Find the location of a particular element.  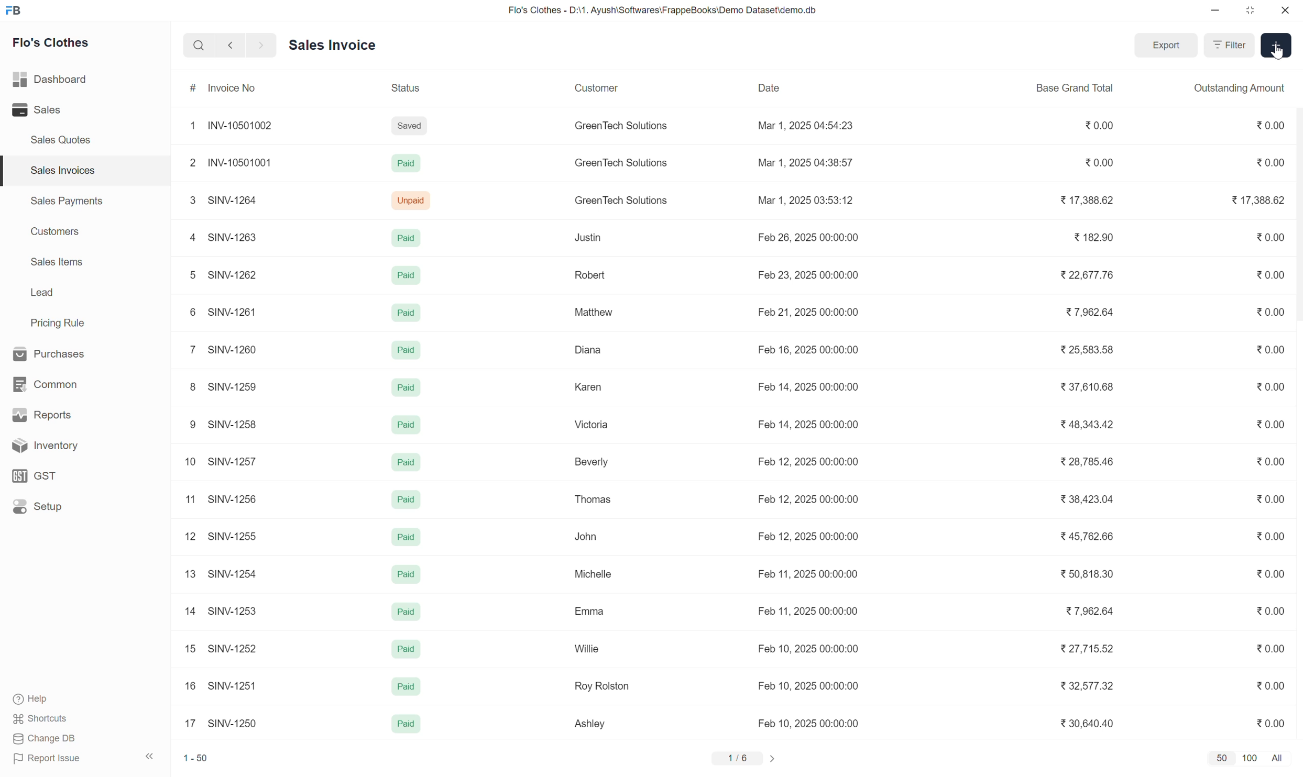

₹0.00 is located at coordinates (1267, 387).